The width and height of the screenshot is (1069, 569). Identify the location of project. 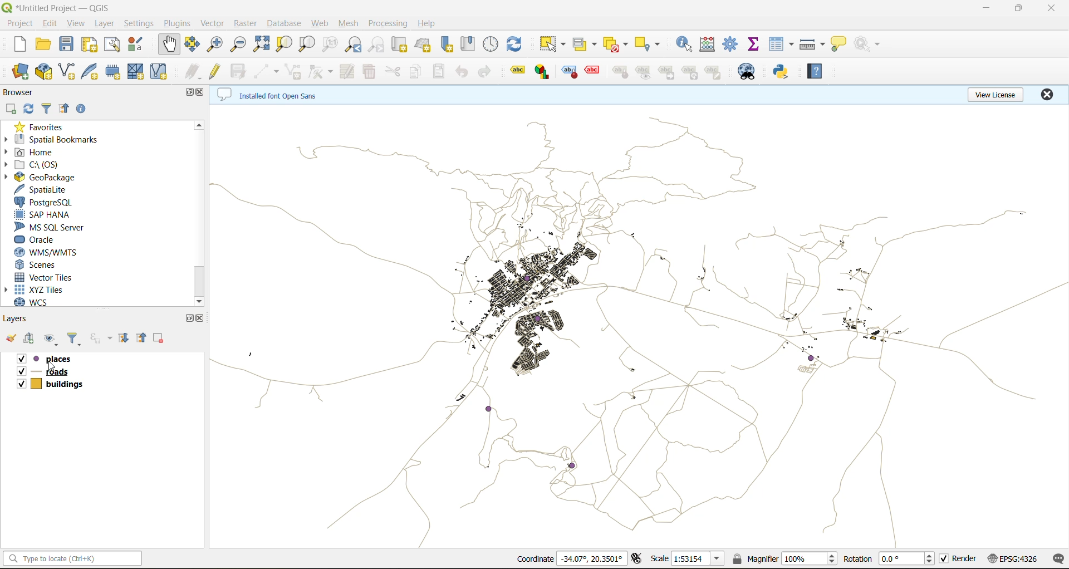
(19, 24).